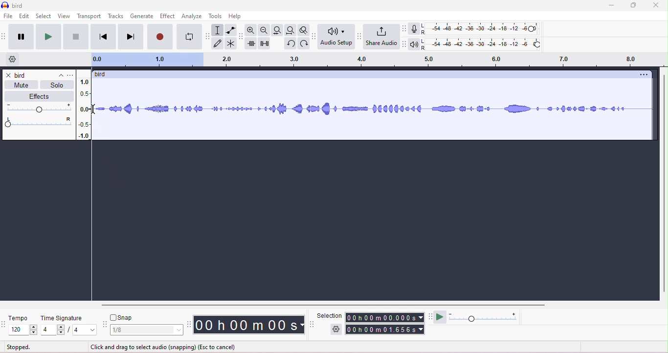 Image resolution: width=668 pixels, height=353 pixels. What do you see at coordinates (383, 330) in the screenshot?
I see `00h 00m01.656s (end time) ` at bounding box center [383, 330].